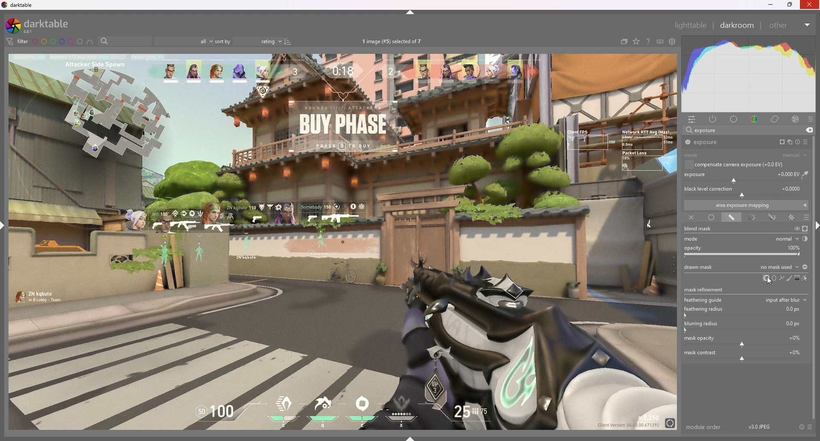 The image size is (820, 441). I want to click on multiple instances action, so click(788, 142).